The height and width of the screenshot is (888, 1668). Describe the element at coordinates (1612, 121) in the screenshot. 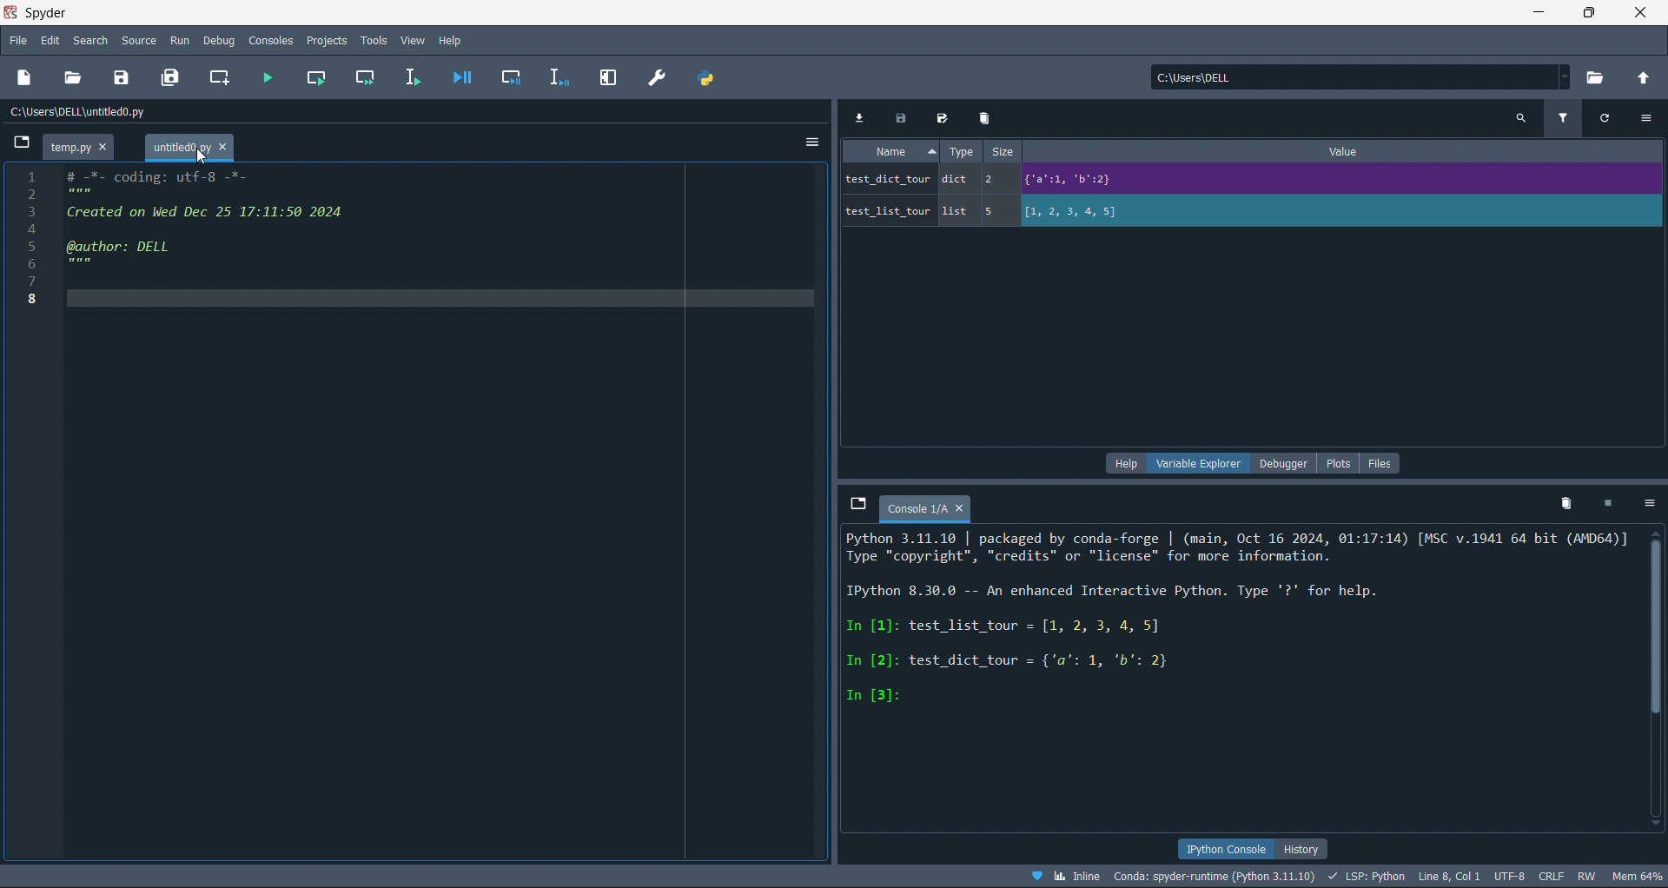

I see `refresh` at that location.